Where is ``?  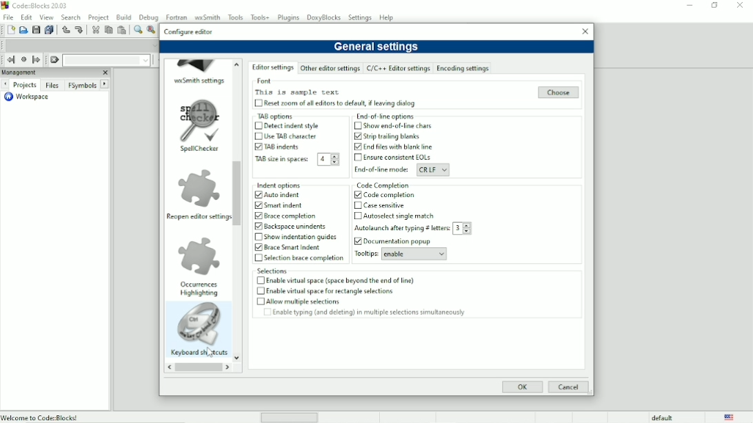  is located at coordinates (257, 195).